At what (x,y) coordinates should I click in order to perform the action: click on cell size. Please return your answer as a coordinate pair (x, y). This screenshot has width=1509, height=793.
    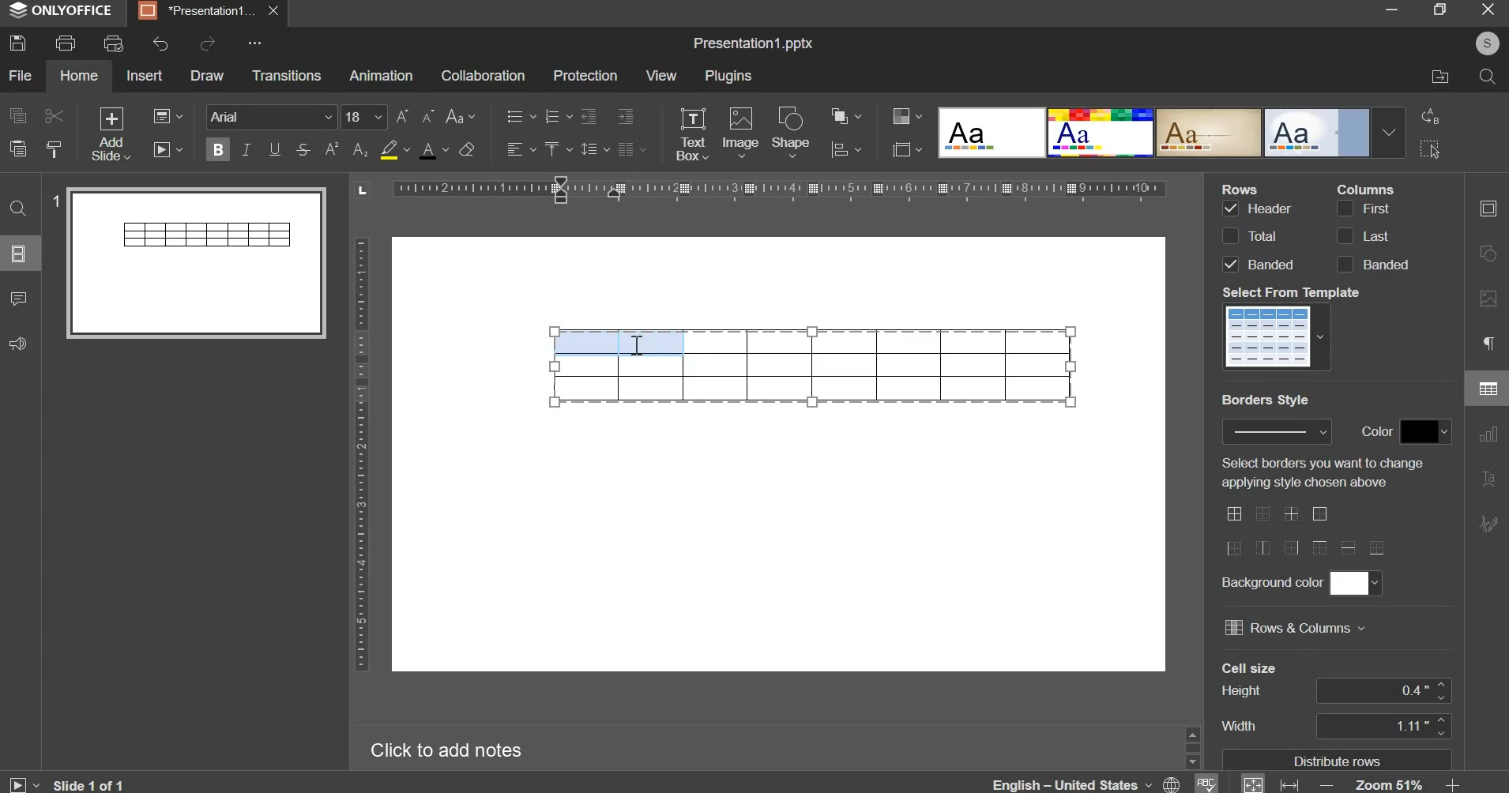
    Looking at the image, I should click on (1383, 690).